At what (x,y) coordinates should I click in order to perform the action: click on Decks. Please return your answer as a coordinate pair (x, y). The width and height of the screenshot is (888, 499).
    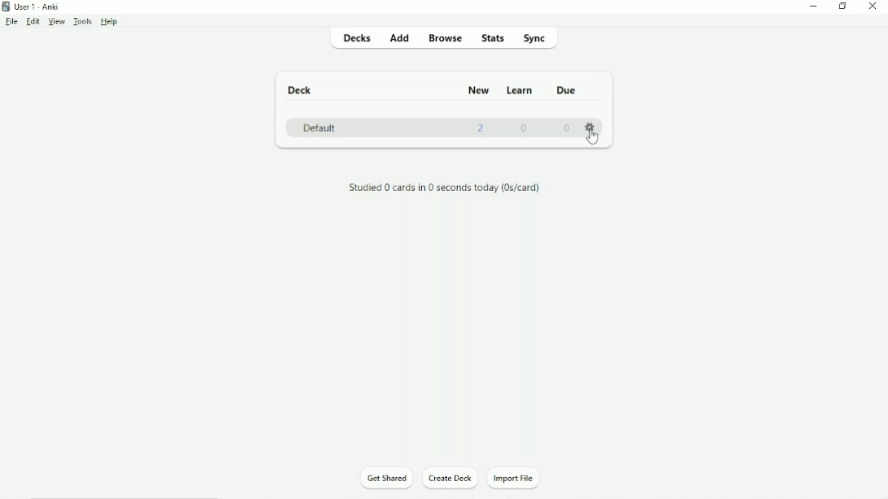
    Looking at the image, I should click on (355, 39).